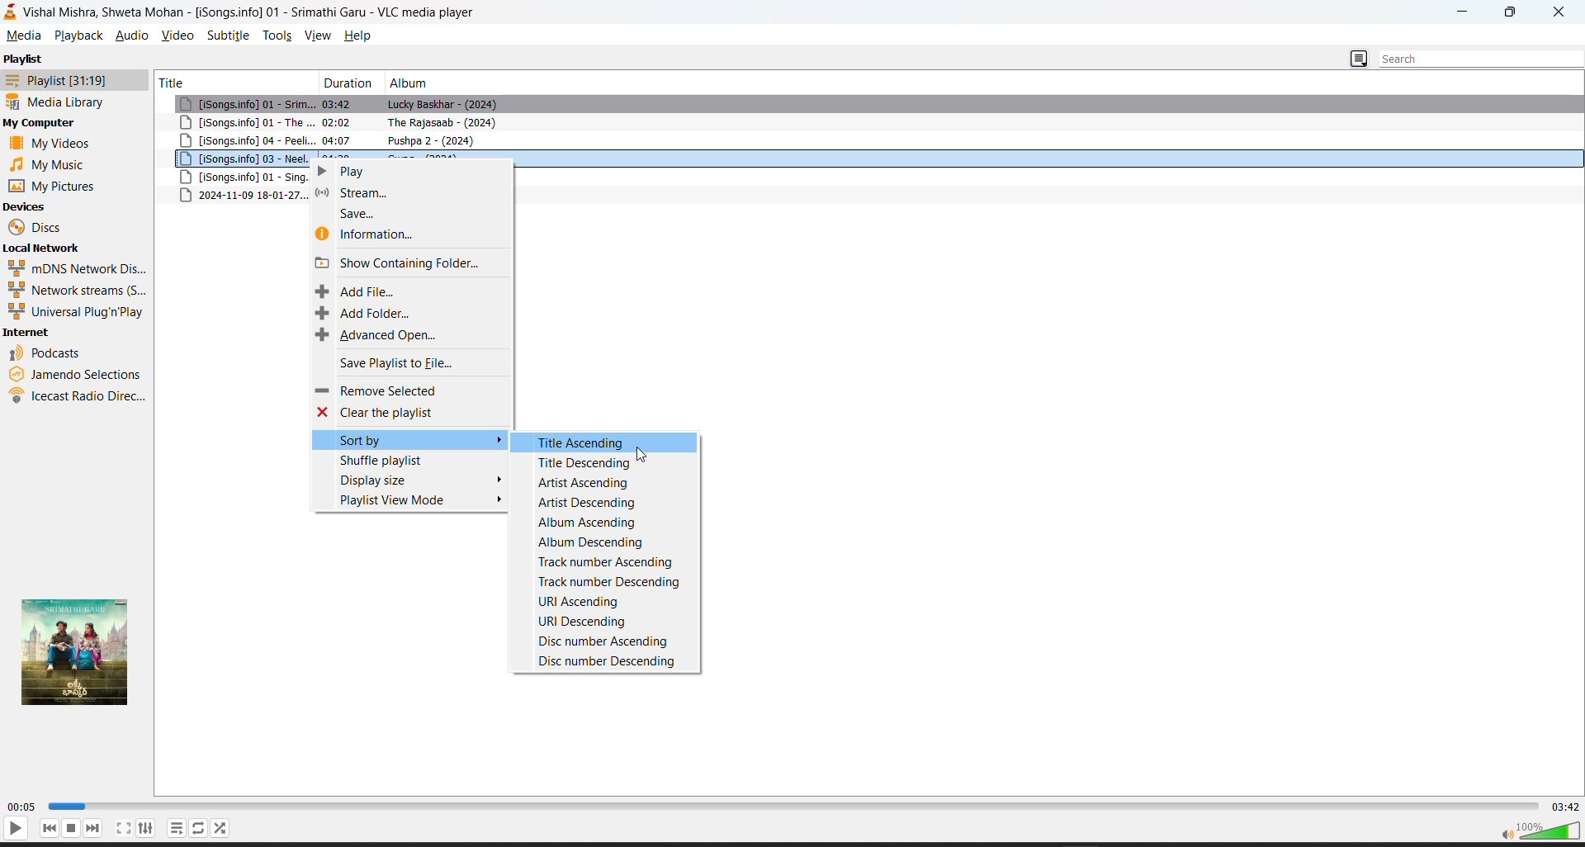 This screenshot has height=847, width=1585. What do you see at coordinates (64, 102) in the screenshot?
I see `media library` at bounding box center [64, 102].